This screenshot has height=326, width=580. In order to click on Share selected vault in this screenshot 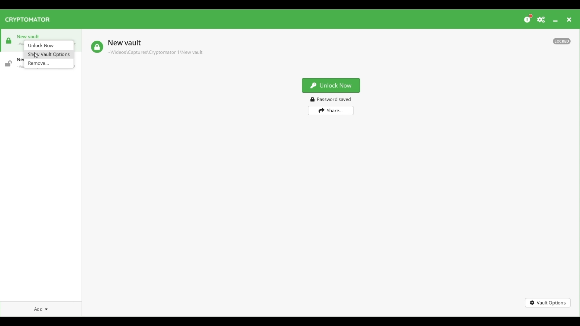, I will do `click(331, 111)`.